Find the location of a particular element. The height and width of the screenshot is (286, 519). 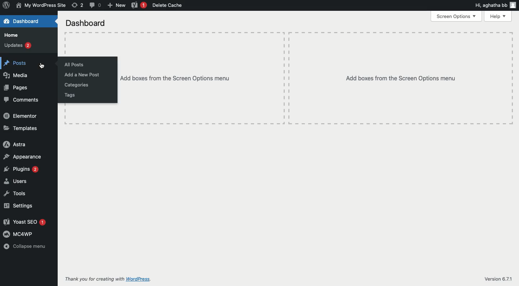

Settings is located at coordinates (21, 206).